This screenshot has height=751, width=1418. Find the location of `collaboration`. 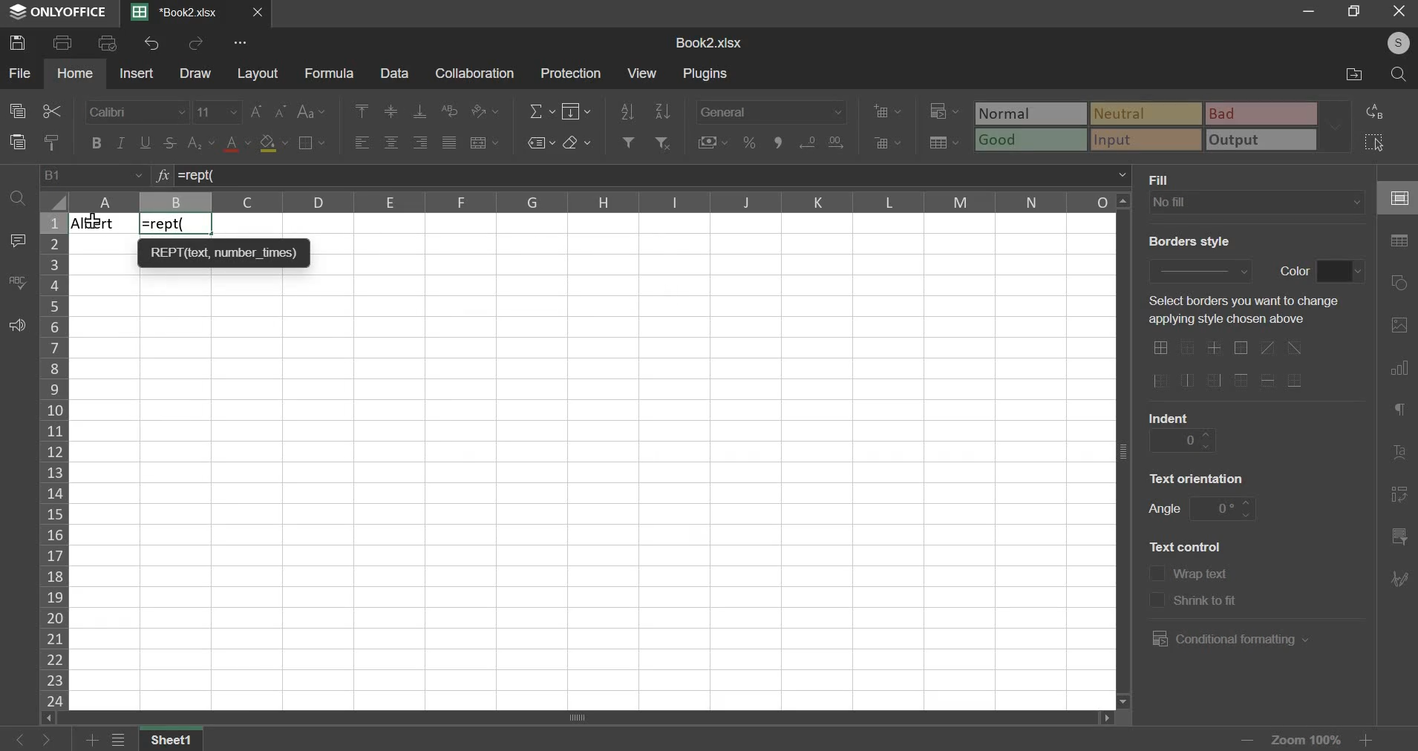

collaboration is located at coordinates (476, 73).